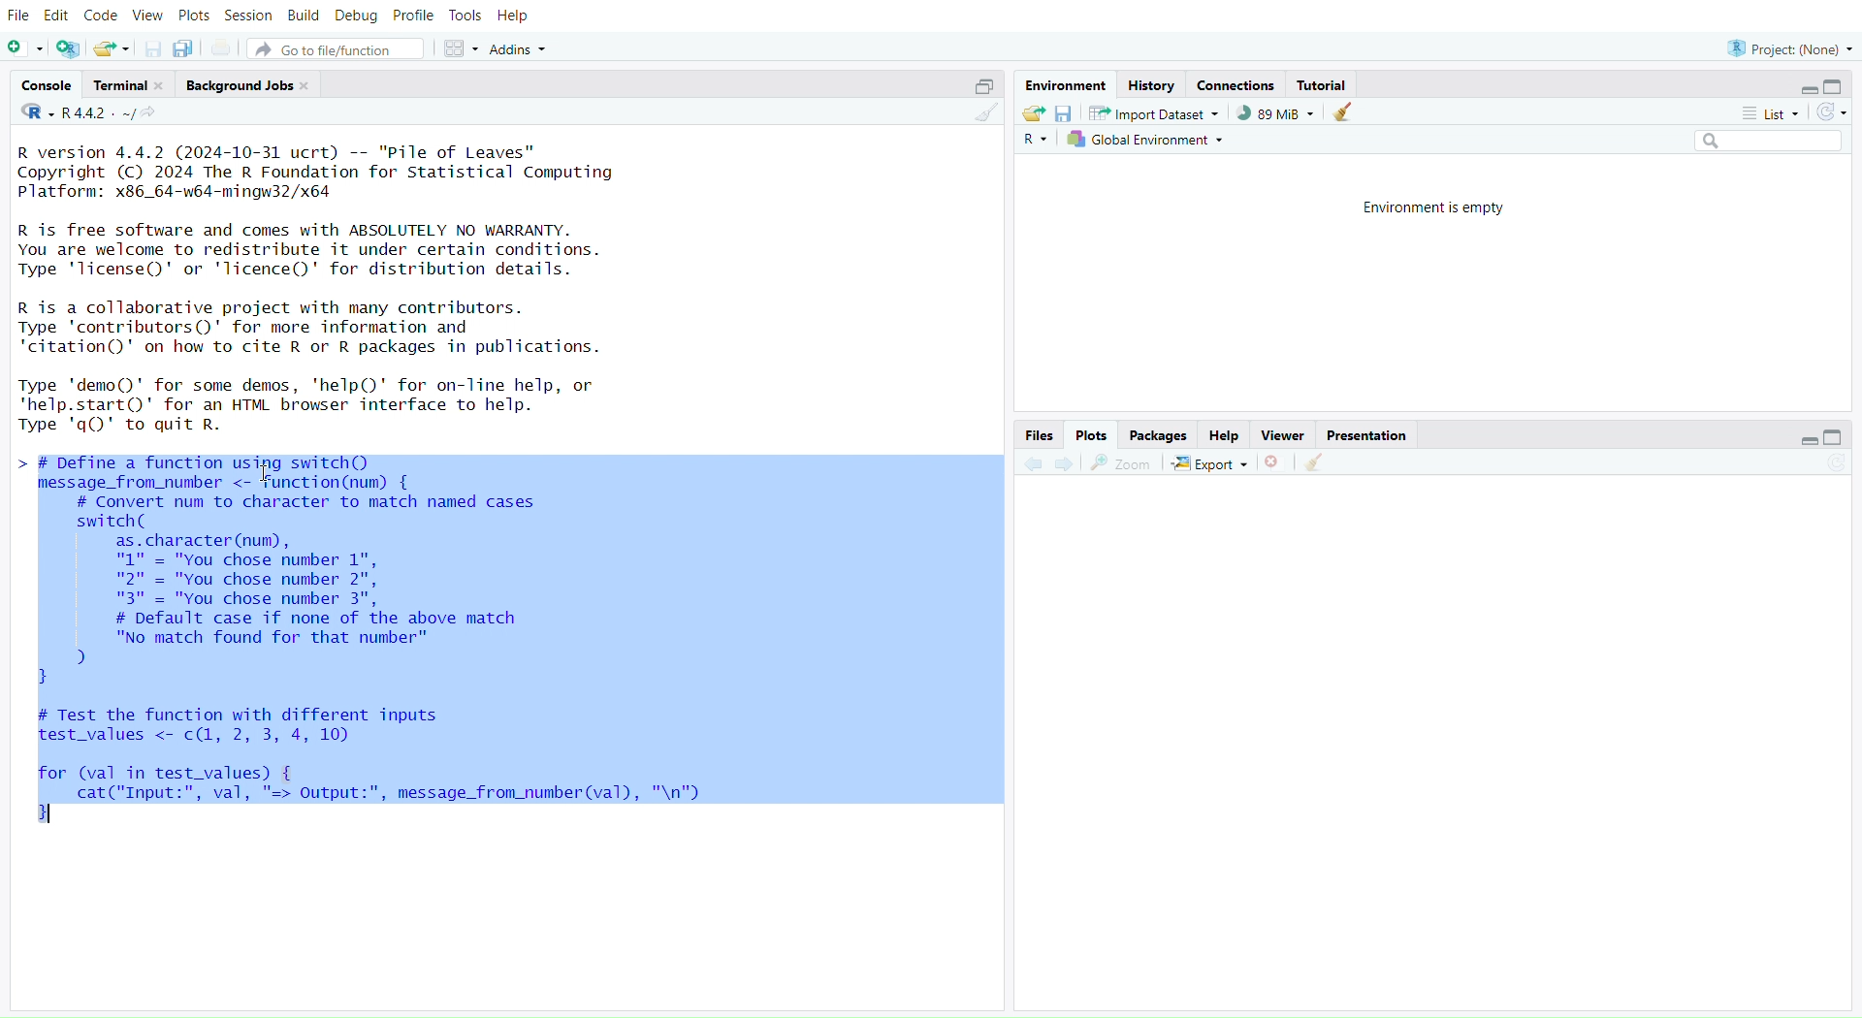  What do you see at coordinates (1034, 114) in the screenshot?
I see `Load workspace` at bounding box center [1034, 114].